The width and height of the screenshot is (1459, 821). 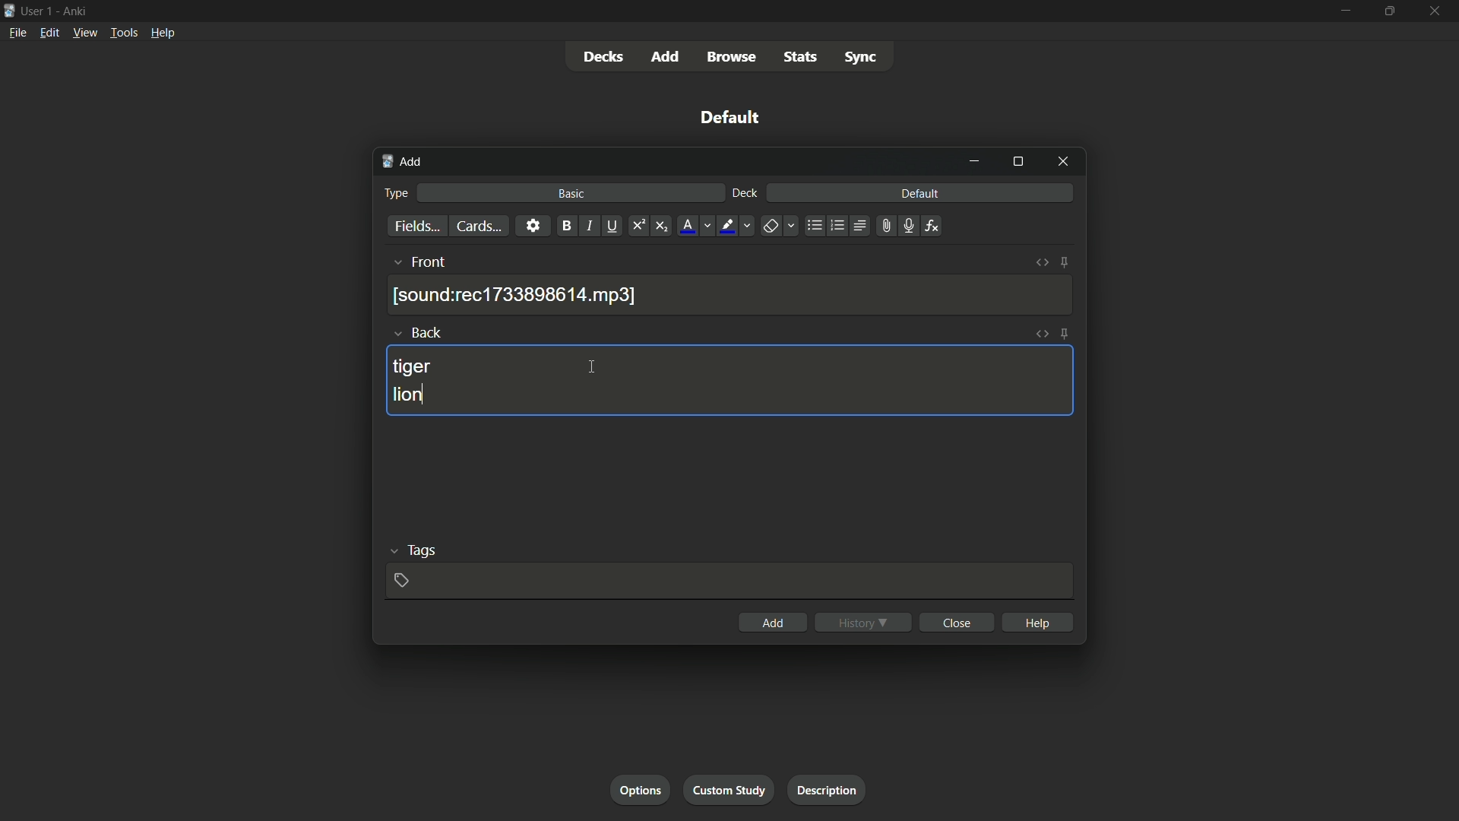 What do you see at coordinates (644, 791) in the screenshot?
I see `options` at bounding box center [644, 791].